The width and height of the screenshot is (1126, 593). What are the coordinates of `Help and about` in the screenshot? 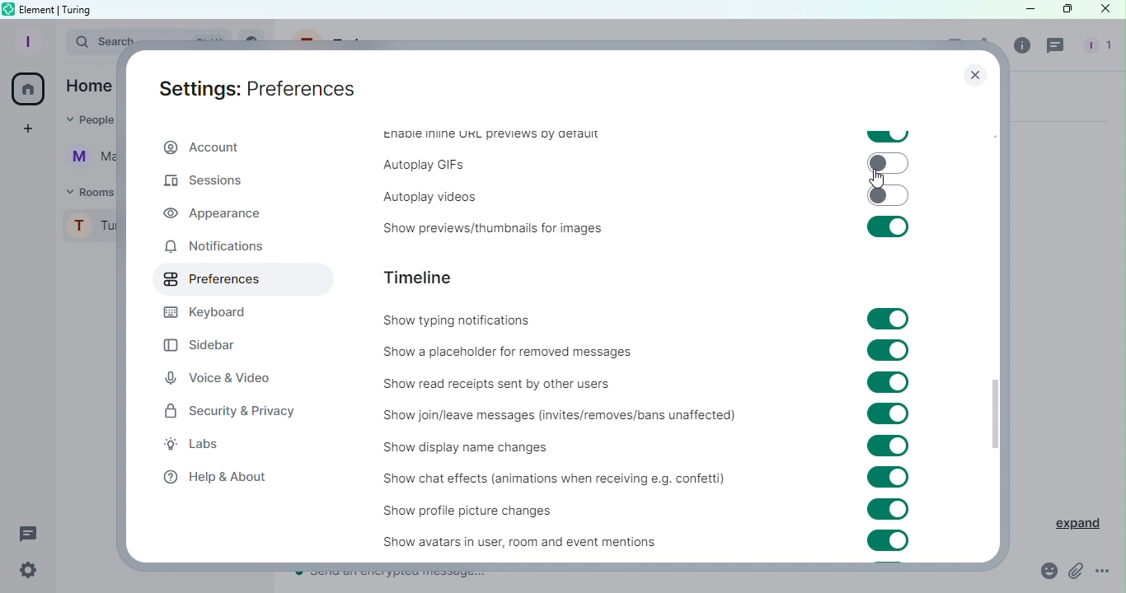 It's located at (216, 478).